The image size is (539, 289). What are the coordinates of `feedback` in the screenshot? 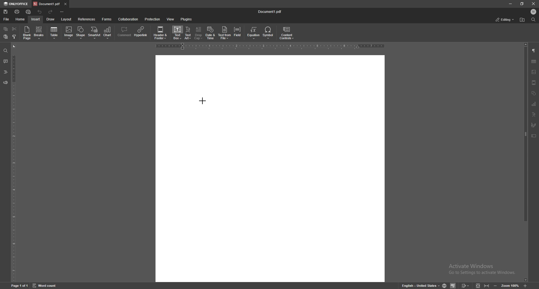 It's located at (5, 82).